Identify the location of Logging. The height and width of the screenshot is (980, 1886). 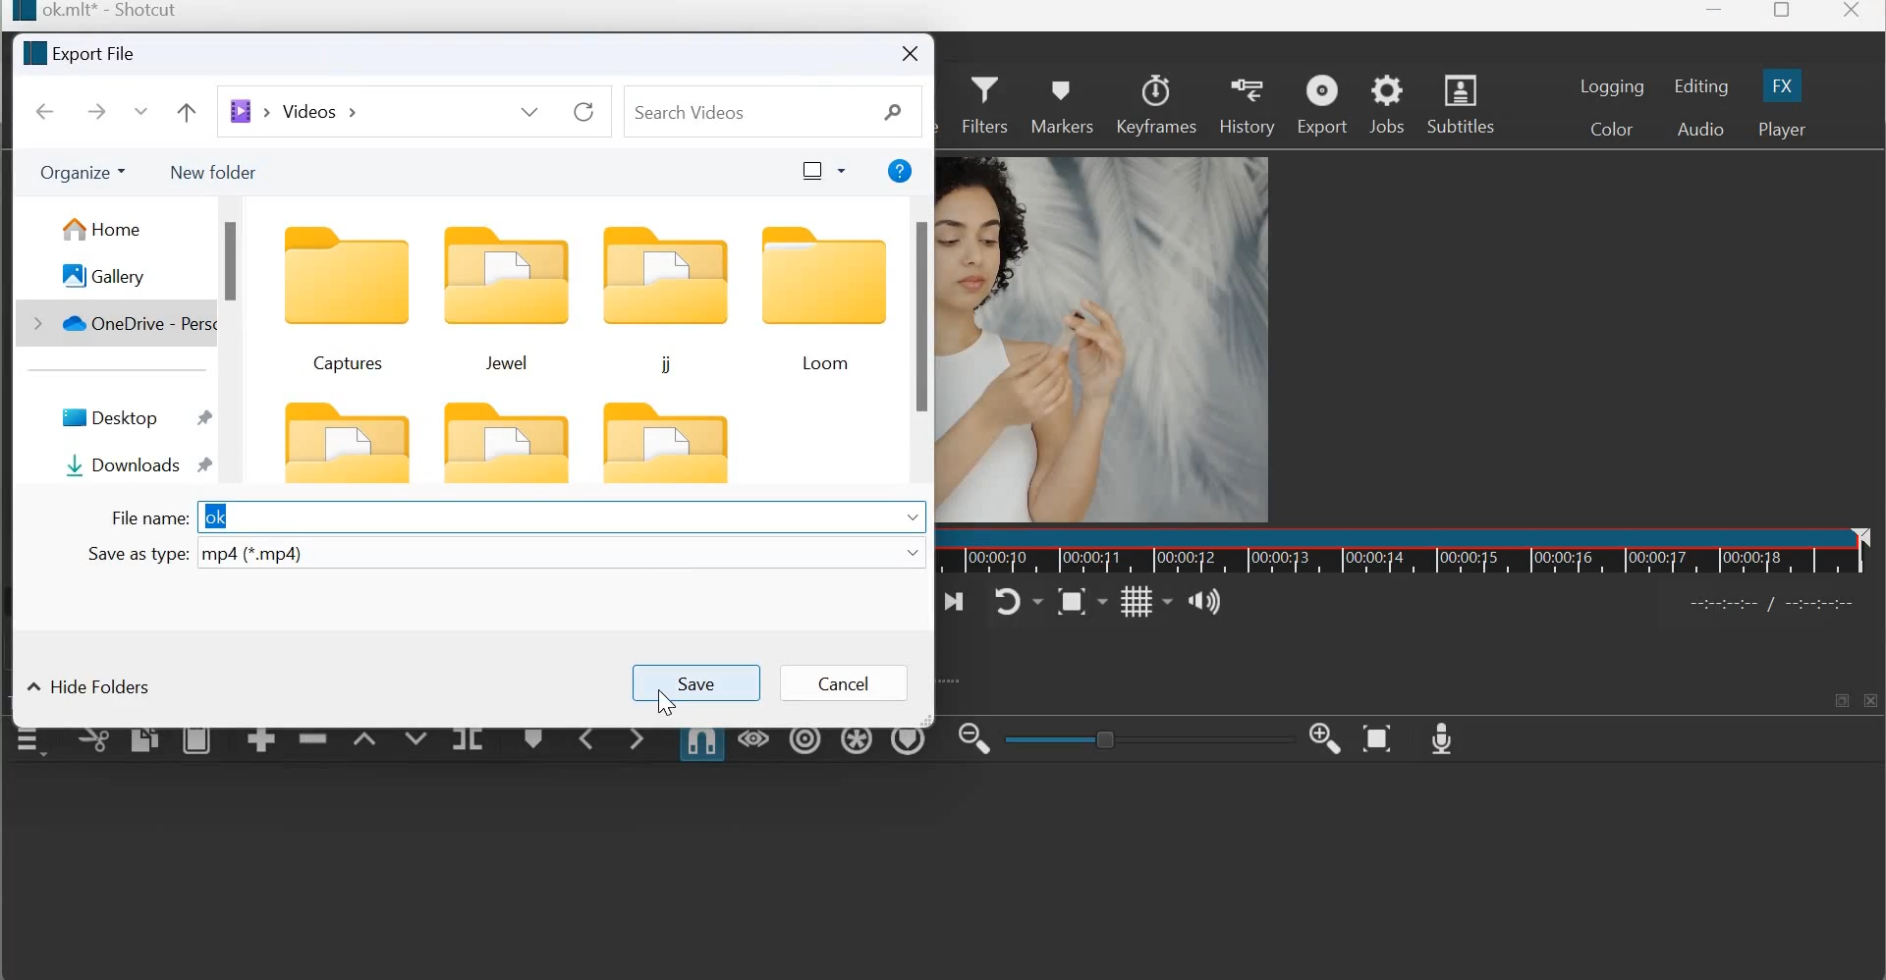
(1613, 85).